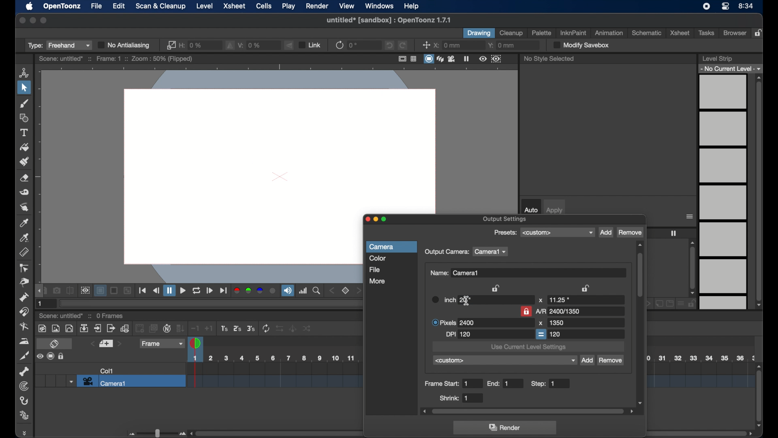  What do you see at coordinates (388, 20) in the screenshot?
I see `file name` at bounding box center [388, 20].